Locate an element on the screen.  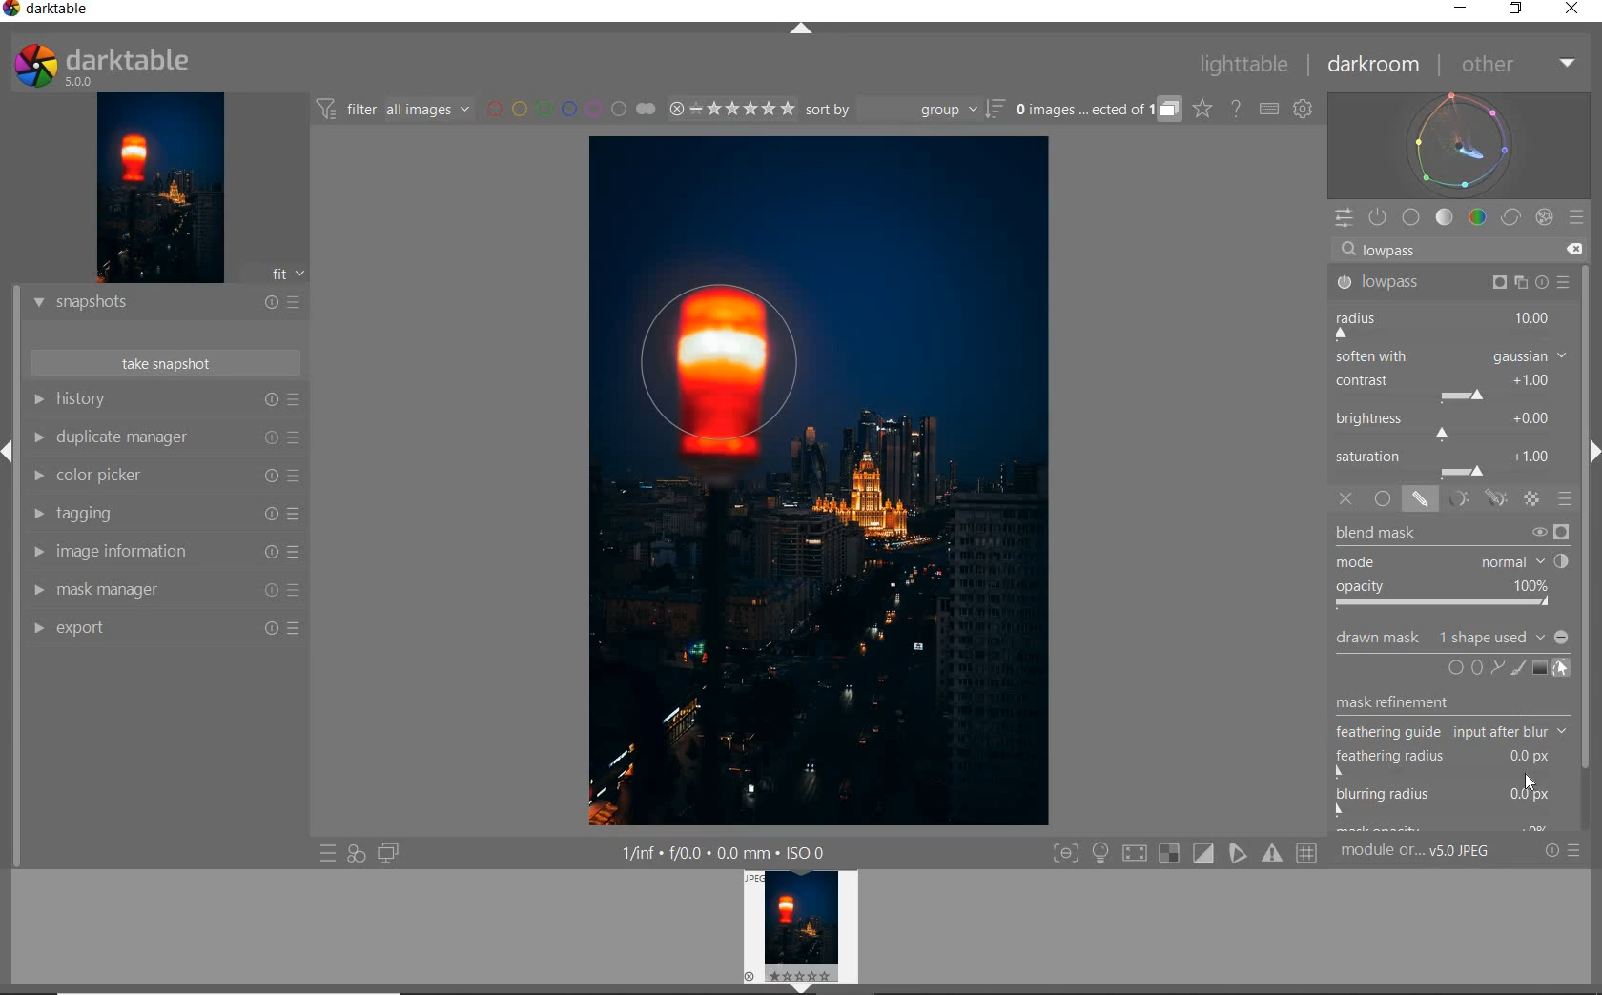
COLOR PICKER is located at coordinates (167, 477).